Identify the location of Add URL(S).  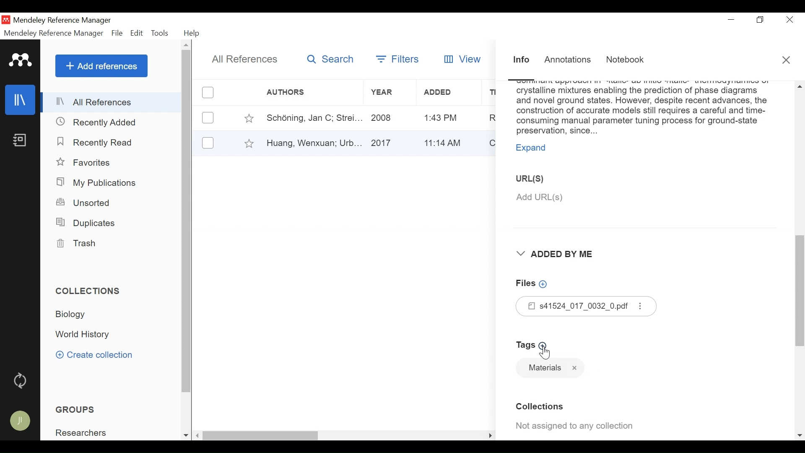
(588, 198).